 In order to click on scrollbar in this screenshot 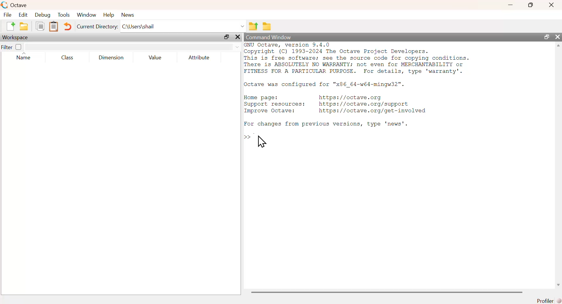, I will do `click(387, 292)`.